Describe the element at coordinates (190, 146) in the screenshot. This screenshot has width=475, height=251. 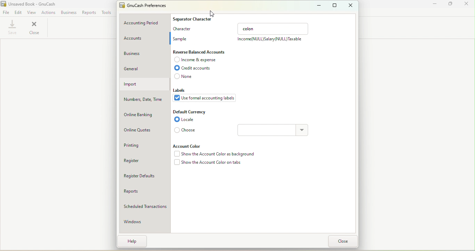
I see `Account color` at that location.